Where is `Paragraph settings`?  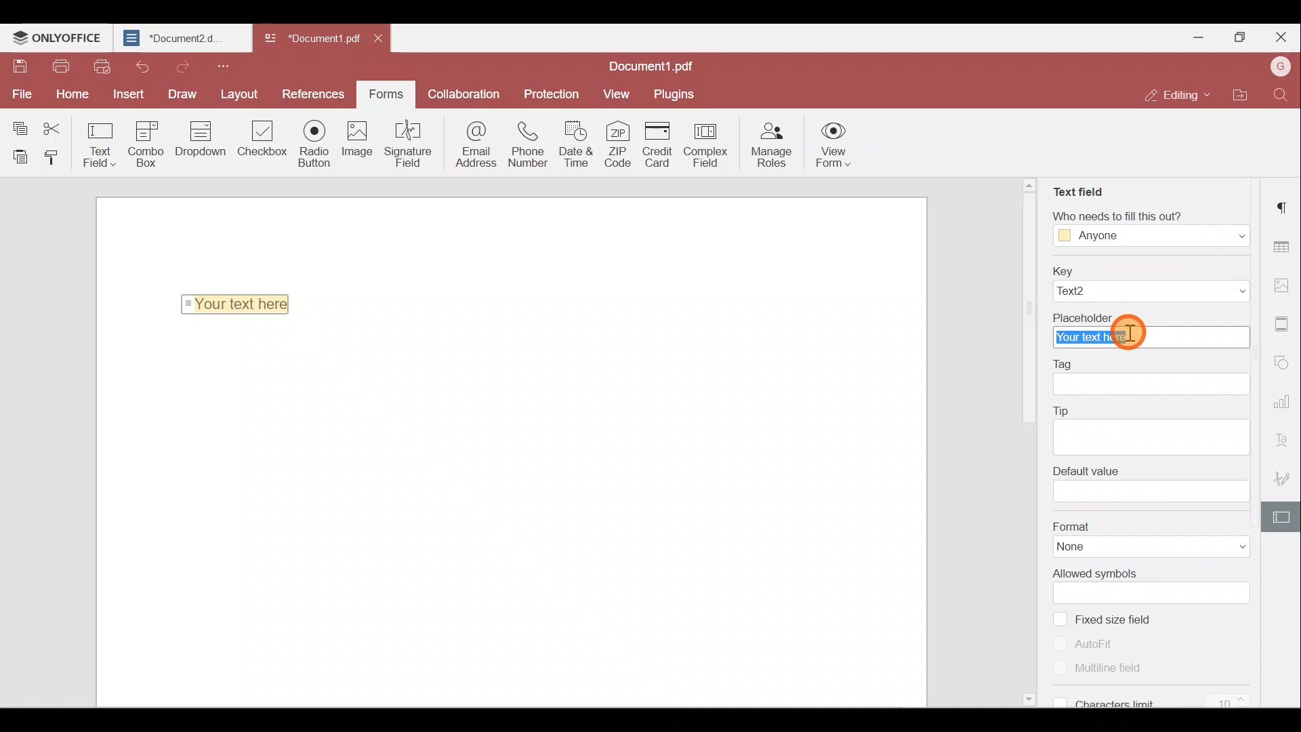
Paragraph settings is located at coordinates (1284, 206).